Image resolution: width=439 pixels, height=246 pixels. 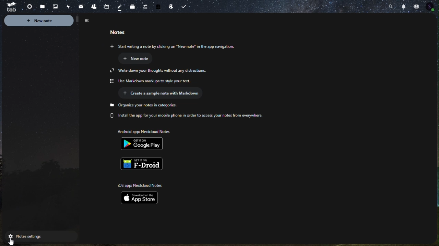 I want to click on Note settings, so click(x=39, y=237).